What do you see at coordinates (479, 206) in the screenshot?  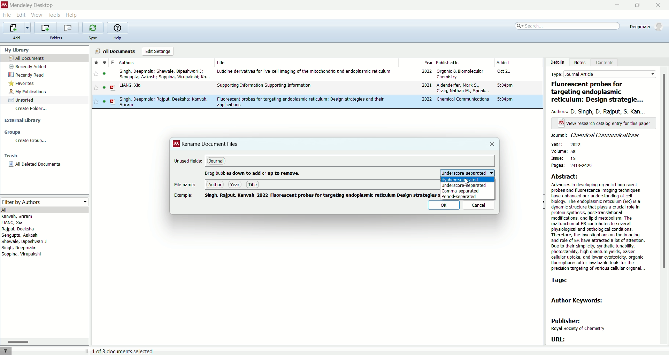 I see `cancel` at bounding box center [479, 206].